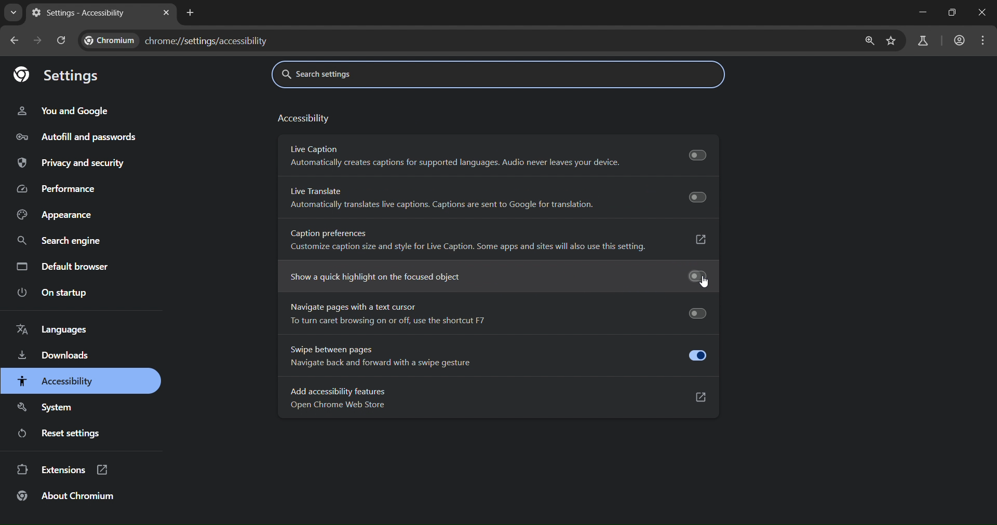 Image resolution: width=997 pixels, height=525 pixels. What do you see at coordinates (951, 12) in the screenshot?
I see `restore down` at bounding box center [951, 12].